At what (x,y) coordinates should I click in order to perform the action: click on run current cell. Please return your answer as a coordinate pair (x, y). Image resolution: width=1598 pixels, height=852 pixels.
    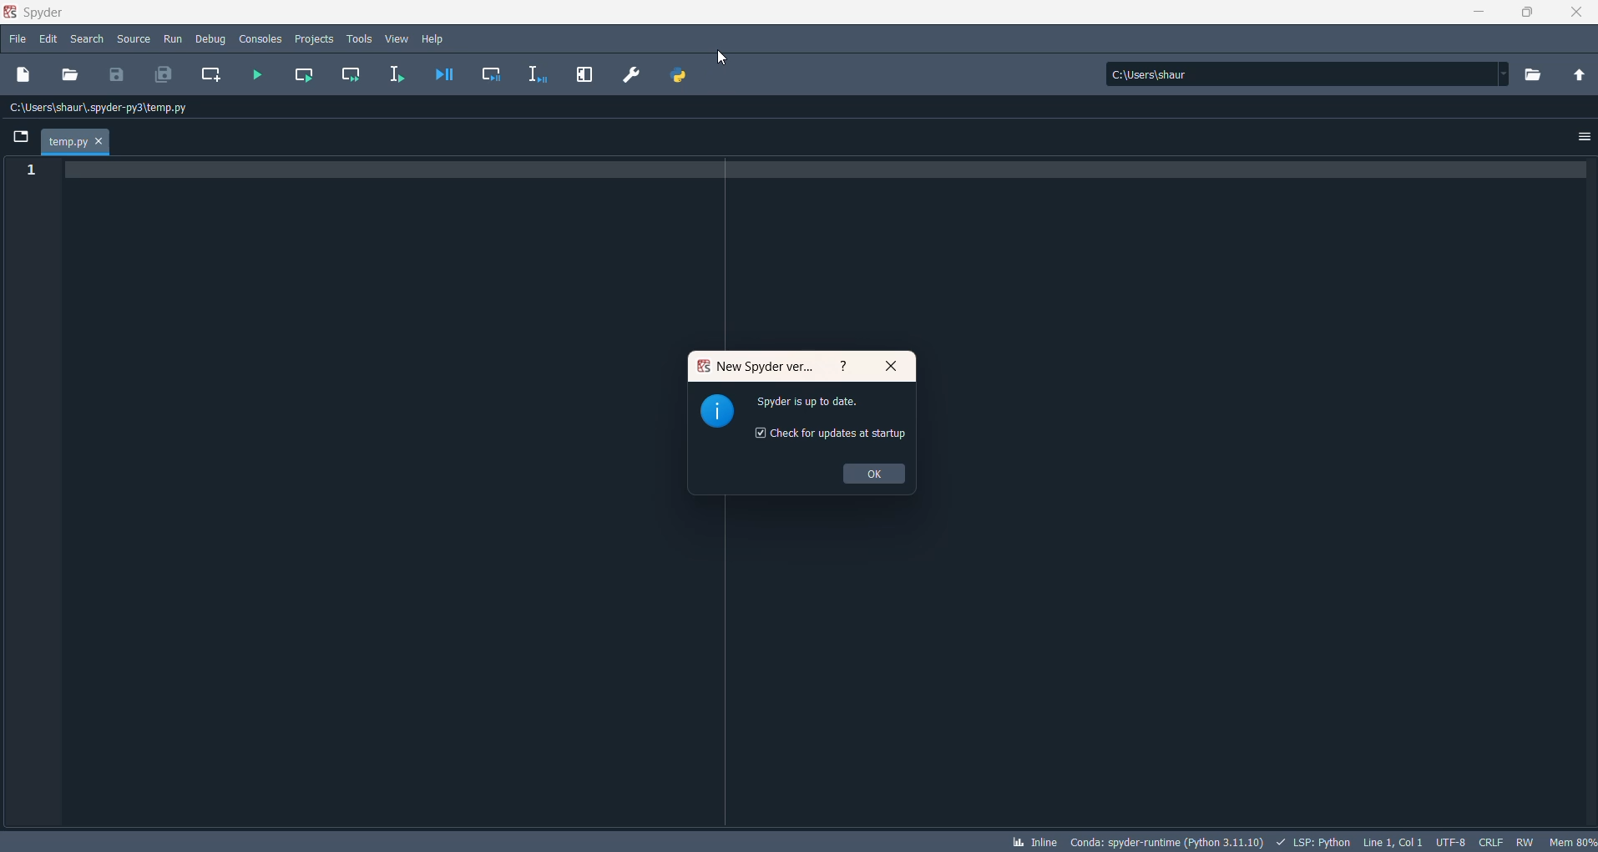
    Looking at the image, I should click on (307, 75).